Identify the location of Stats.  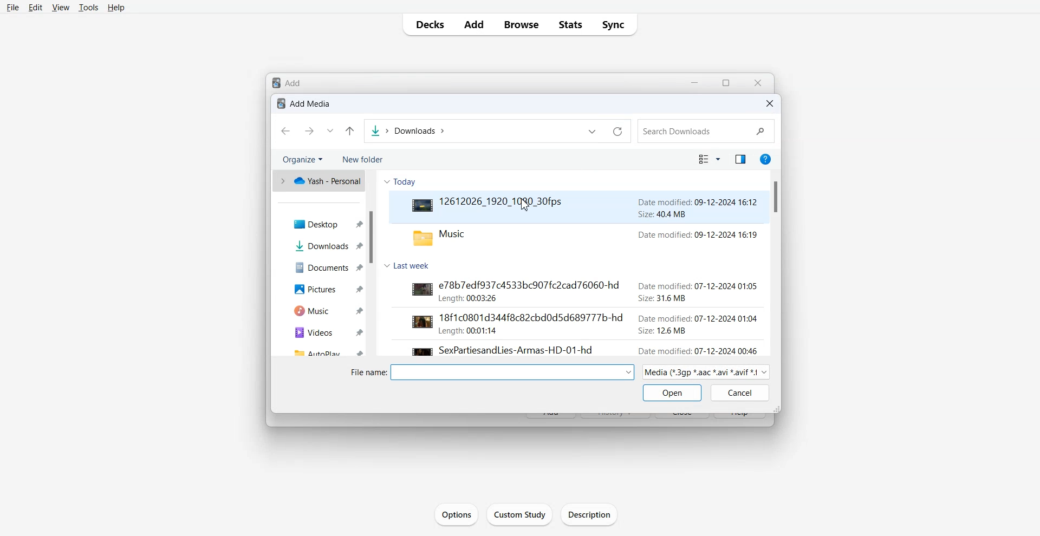
(569, 24).